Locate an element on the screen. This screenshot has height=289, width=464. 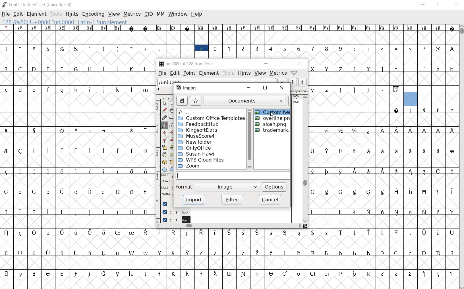
glyph is located at coordinates (369, 28).